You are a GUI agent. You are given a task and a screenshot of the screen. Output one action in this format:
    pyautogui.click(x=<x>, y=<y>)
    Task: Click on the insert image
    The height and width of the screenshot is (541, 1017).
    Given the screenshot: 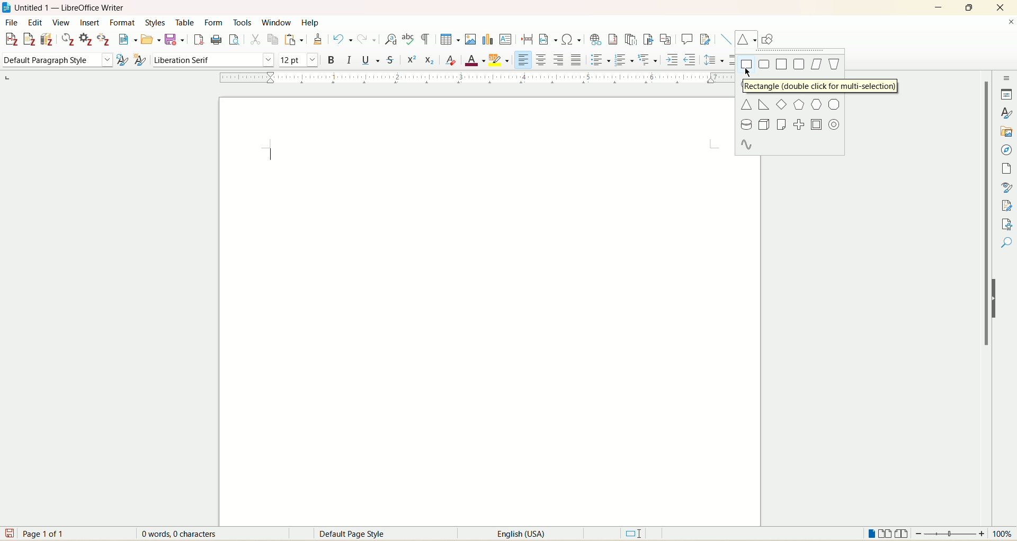 What is the action you would take?
    pyautogui.click(x=472, y=39)
    